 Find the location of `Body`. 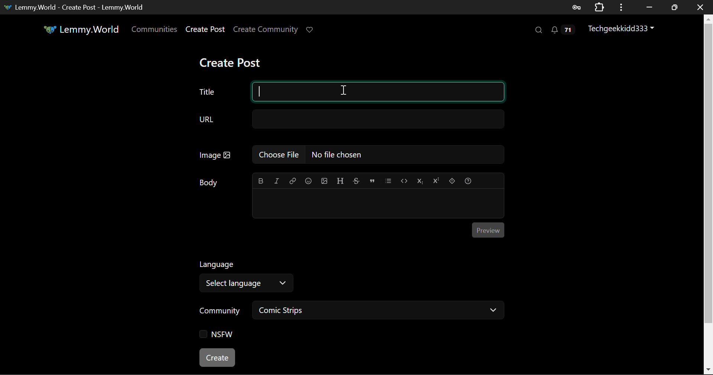

Body is located at coordinates (209, 181).